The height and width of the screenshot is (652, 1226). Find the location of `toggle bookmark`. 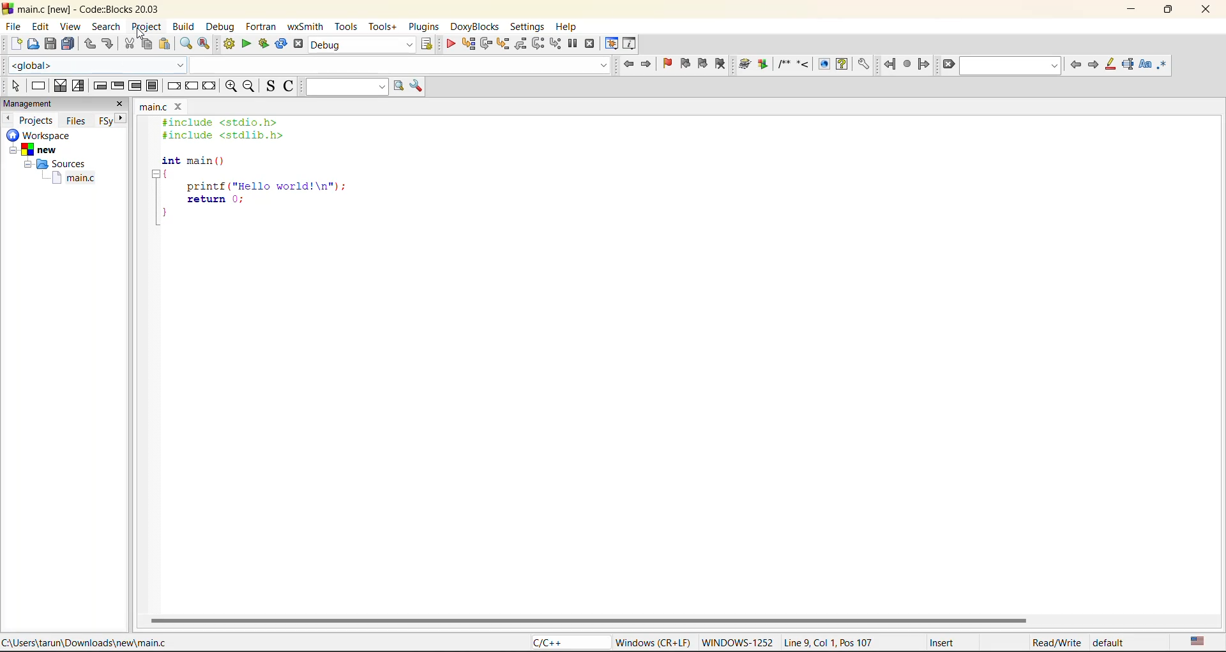

toggle bookmark is located at coordinates (669, 63).